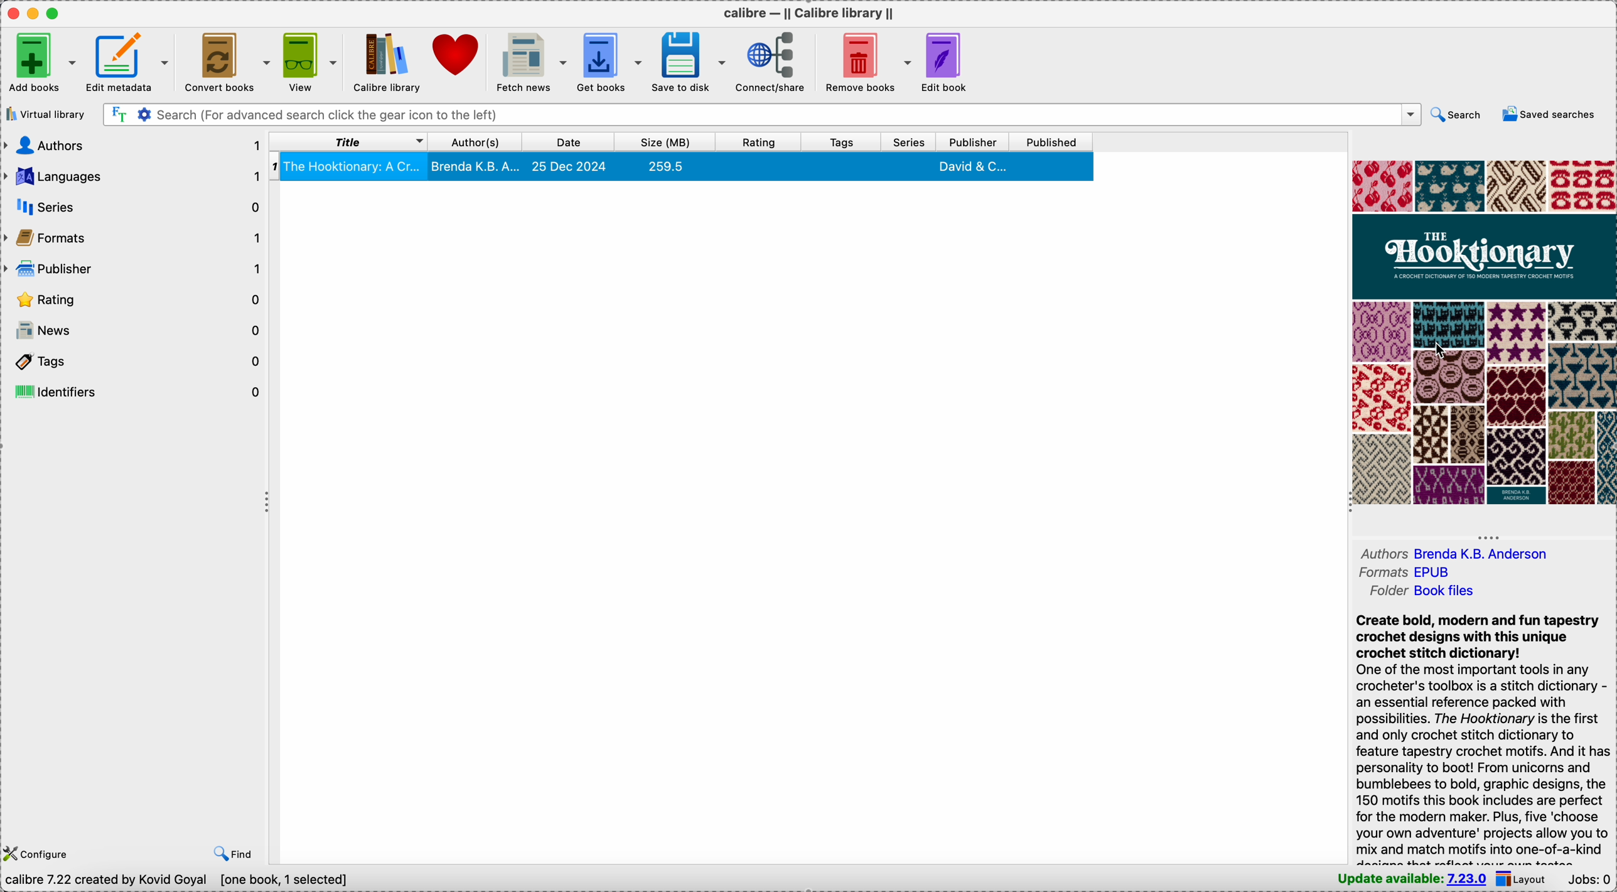 The width and height of the screenshot is (1617, 892). What do you see at coordinates (1052, 142) in the screenshot?
I see `published` at bounding box center [1052, 142].